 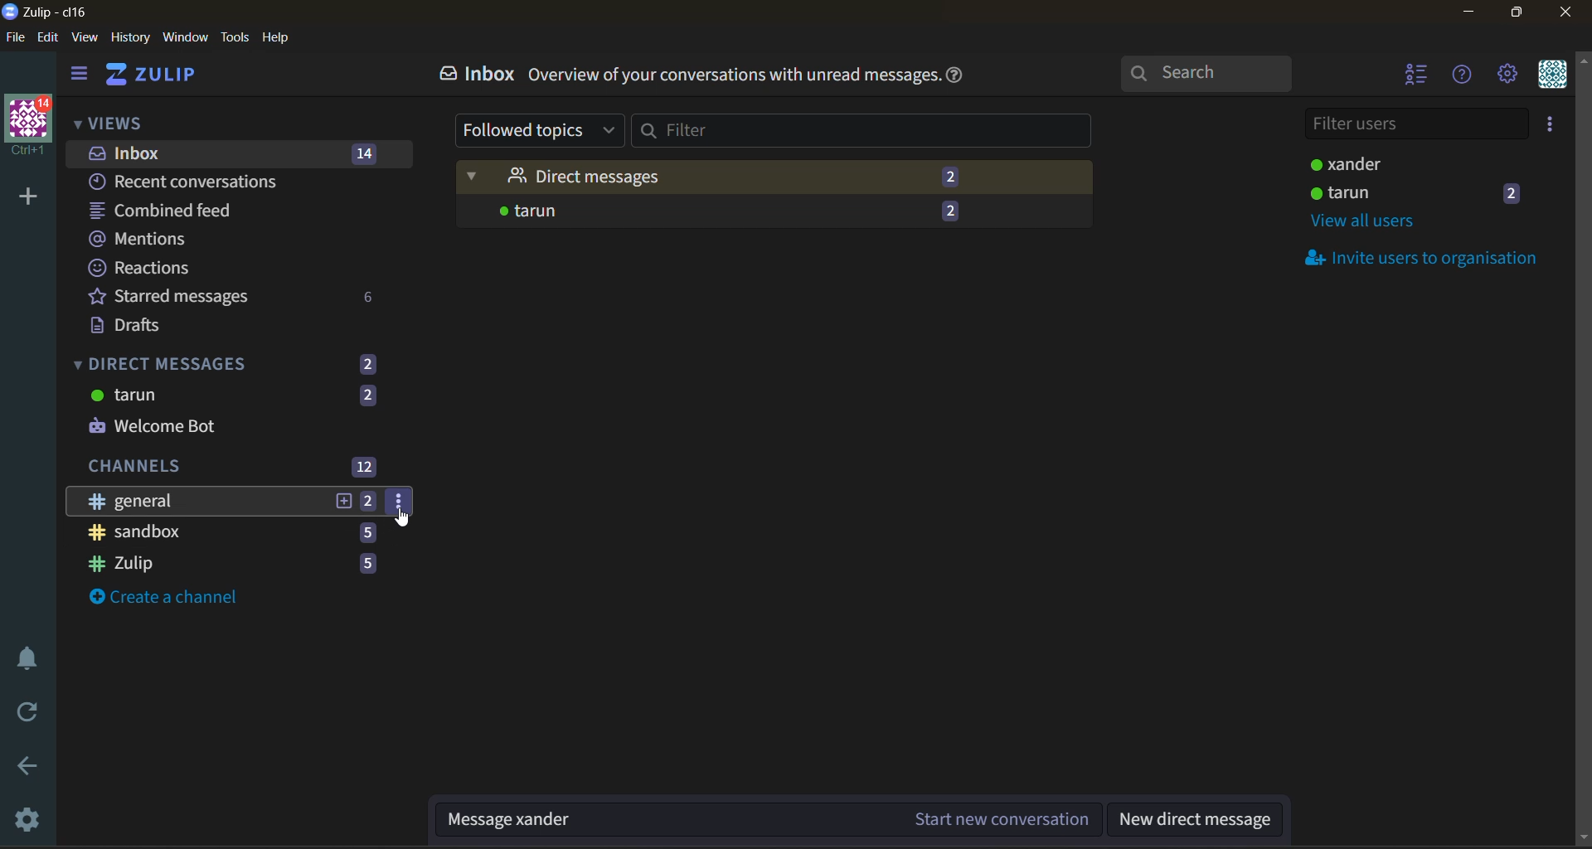 I want to click on edit, so click(x=49, y=38).